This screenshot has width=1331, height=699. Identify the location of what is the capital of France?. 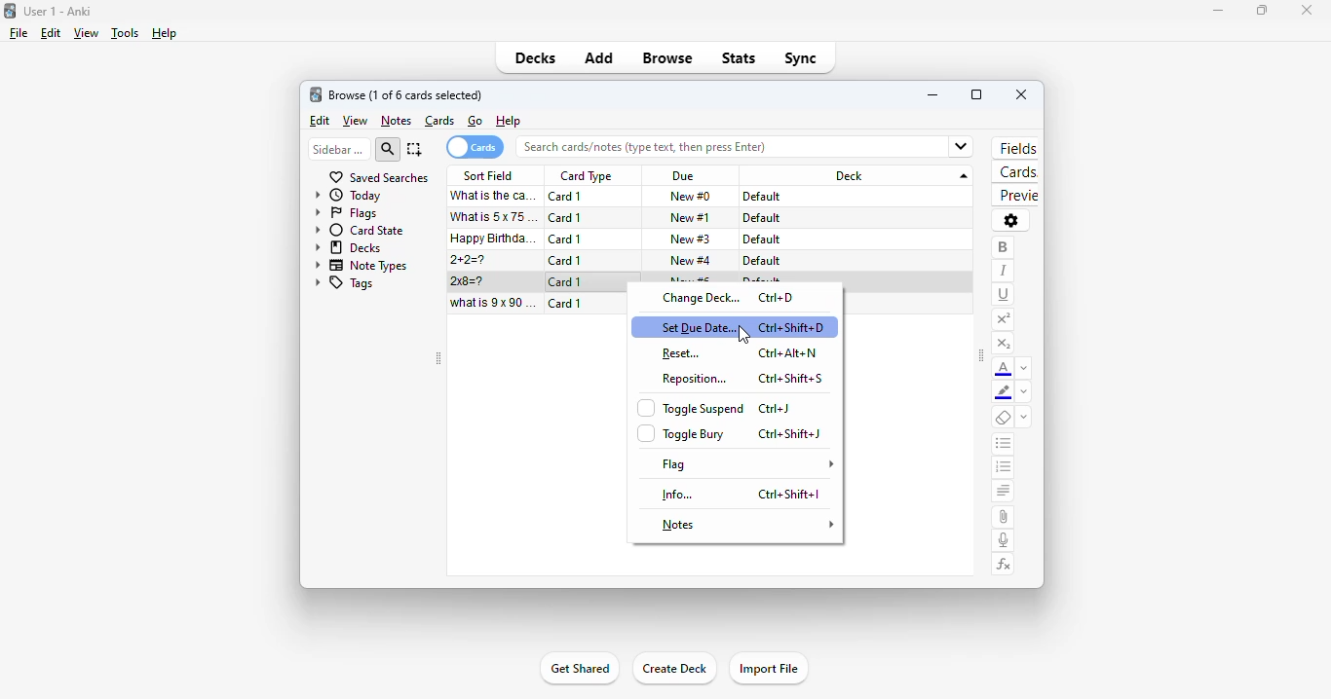
(493, 196).